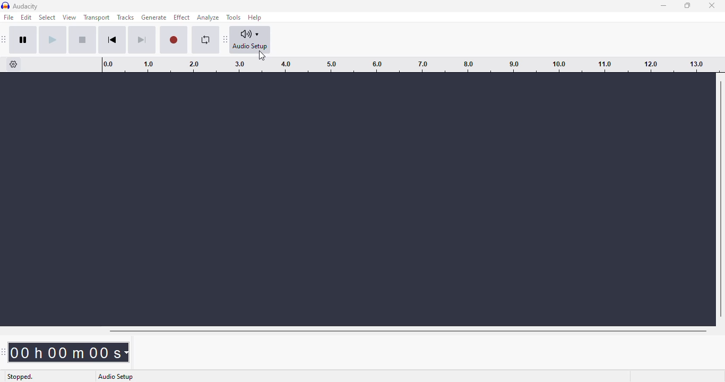  Describe the element at coordinates (112, 40) in the screenshot. I see `skip to start` at that location.